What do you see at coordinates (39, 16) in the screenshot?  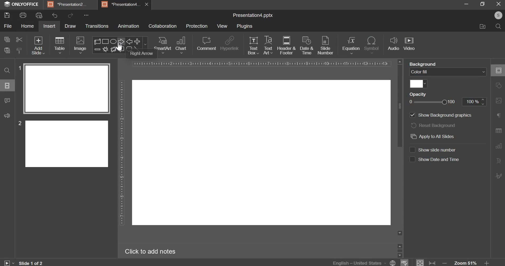 I see `print preview` at bounding box center [39, 16].